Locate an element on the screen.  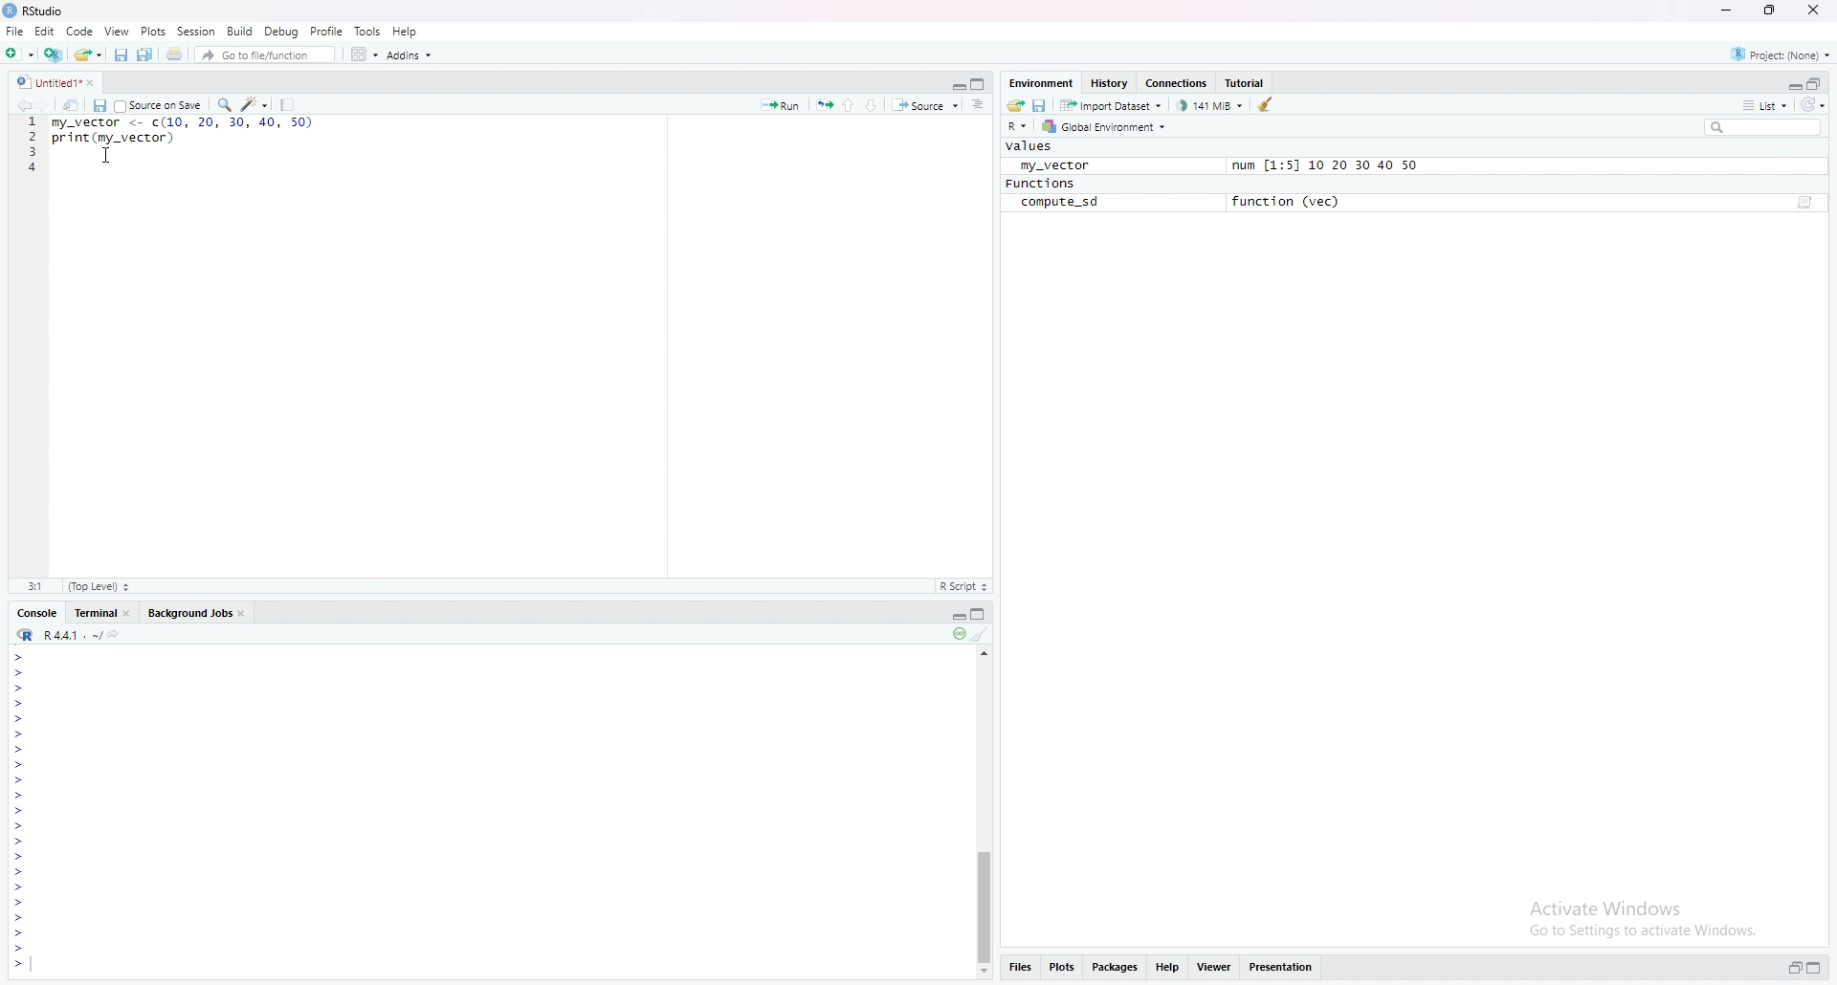
Values is located at coordinates (1030, 146).